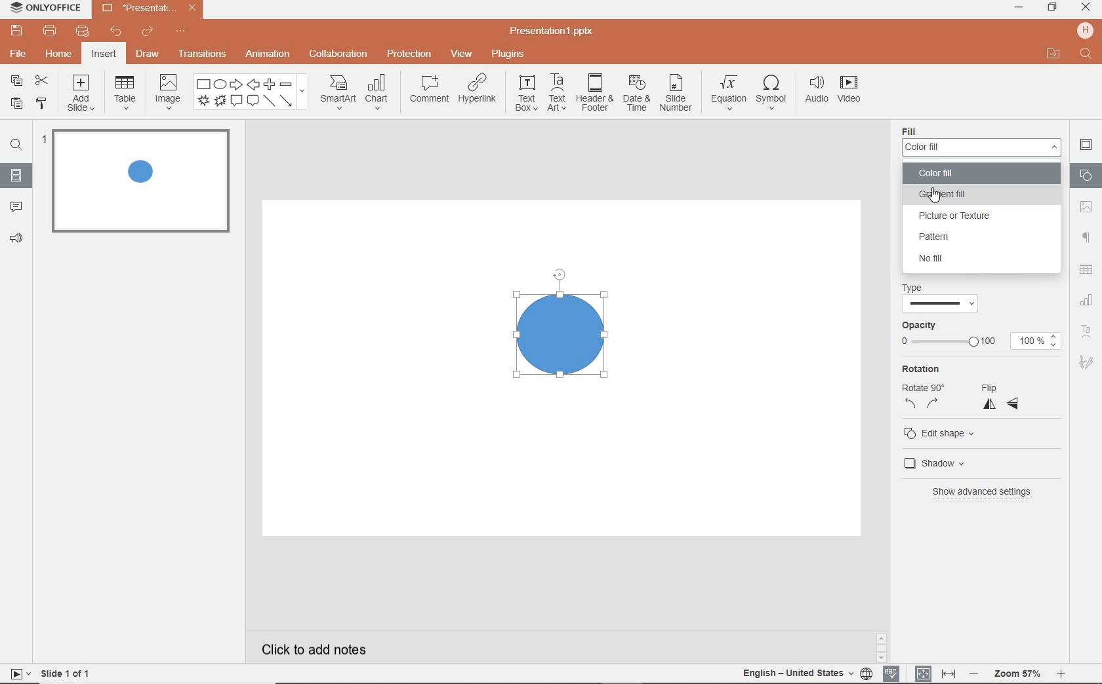 This screenshot has width=1102, height=684. What do you see at coordinates (595, 94) in the screenshot?
I see `header & footer` at bounding box center [595, 94].